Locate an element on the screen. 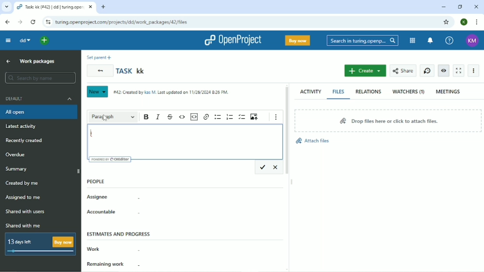 This screenshot has height=272, width=484. More is located at coordinates (474, 70).